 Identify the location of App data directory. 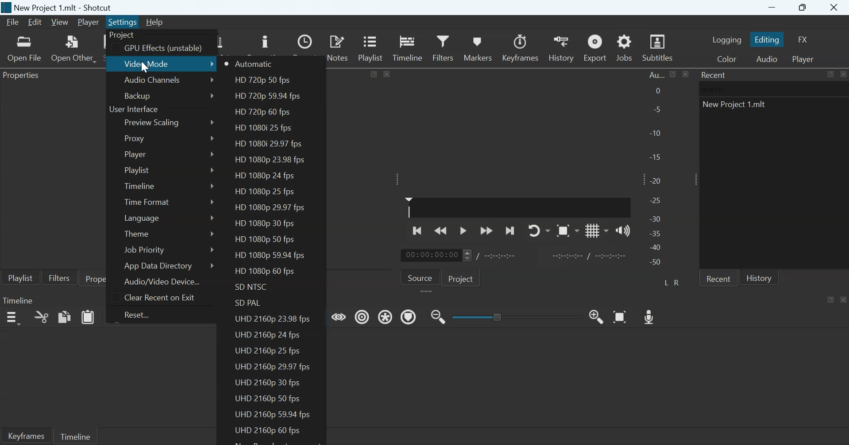
(159, 266).